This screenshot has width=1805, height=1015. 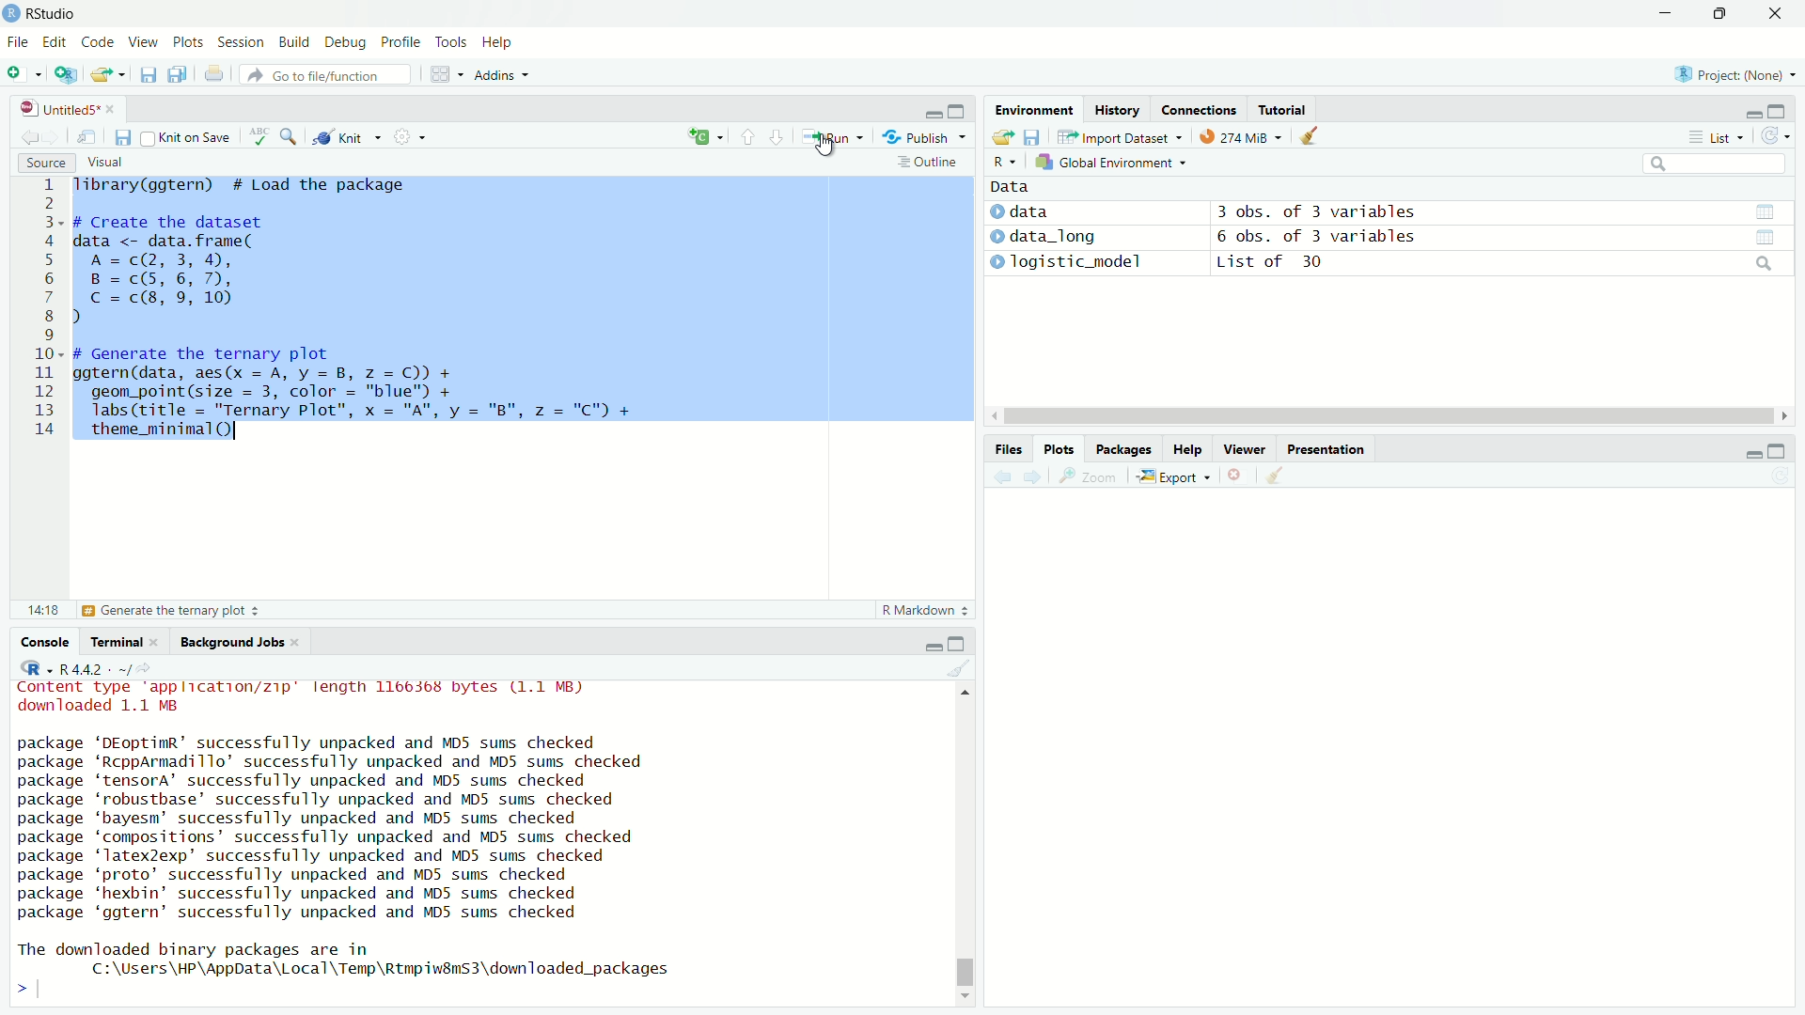 I want to click on export, so click(x=111, y=75).